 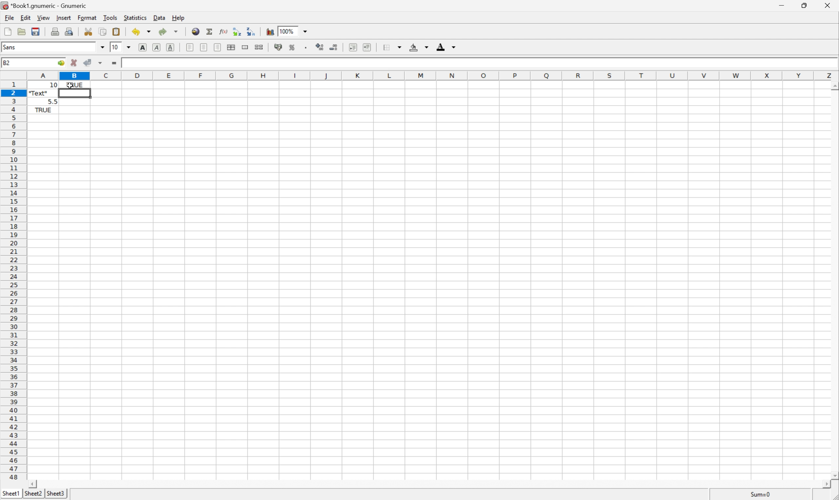 What do you see at coordinates (10, 46) in the screenshot?
I see `Sans` at bounding box center [10, 46].